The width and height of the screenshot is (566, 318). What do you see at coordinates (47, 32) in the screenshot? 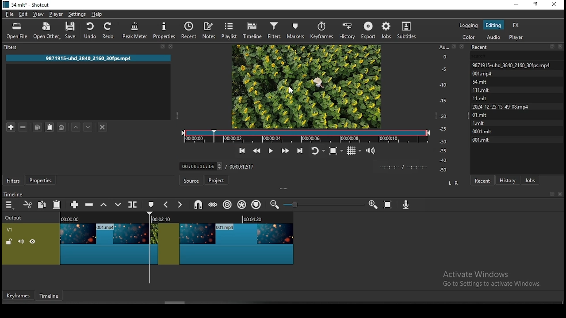
I see `open other` at bounding box center [47, 32].